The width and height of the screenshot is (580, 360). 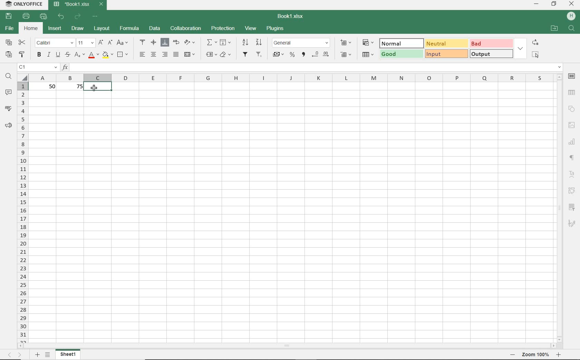 What do you see at coordinates (245, 42) in the screenshot?
I see `sort ascending` at bounding box center [245, 42].